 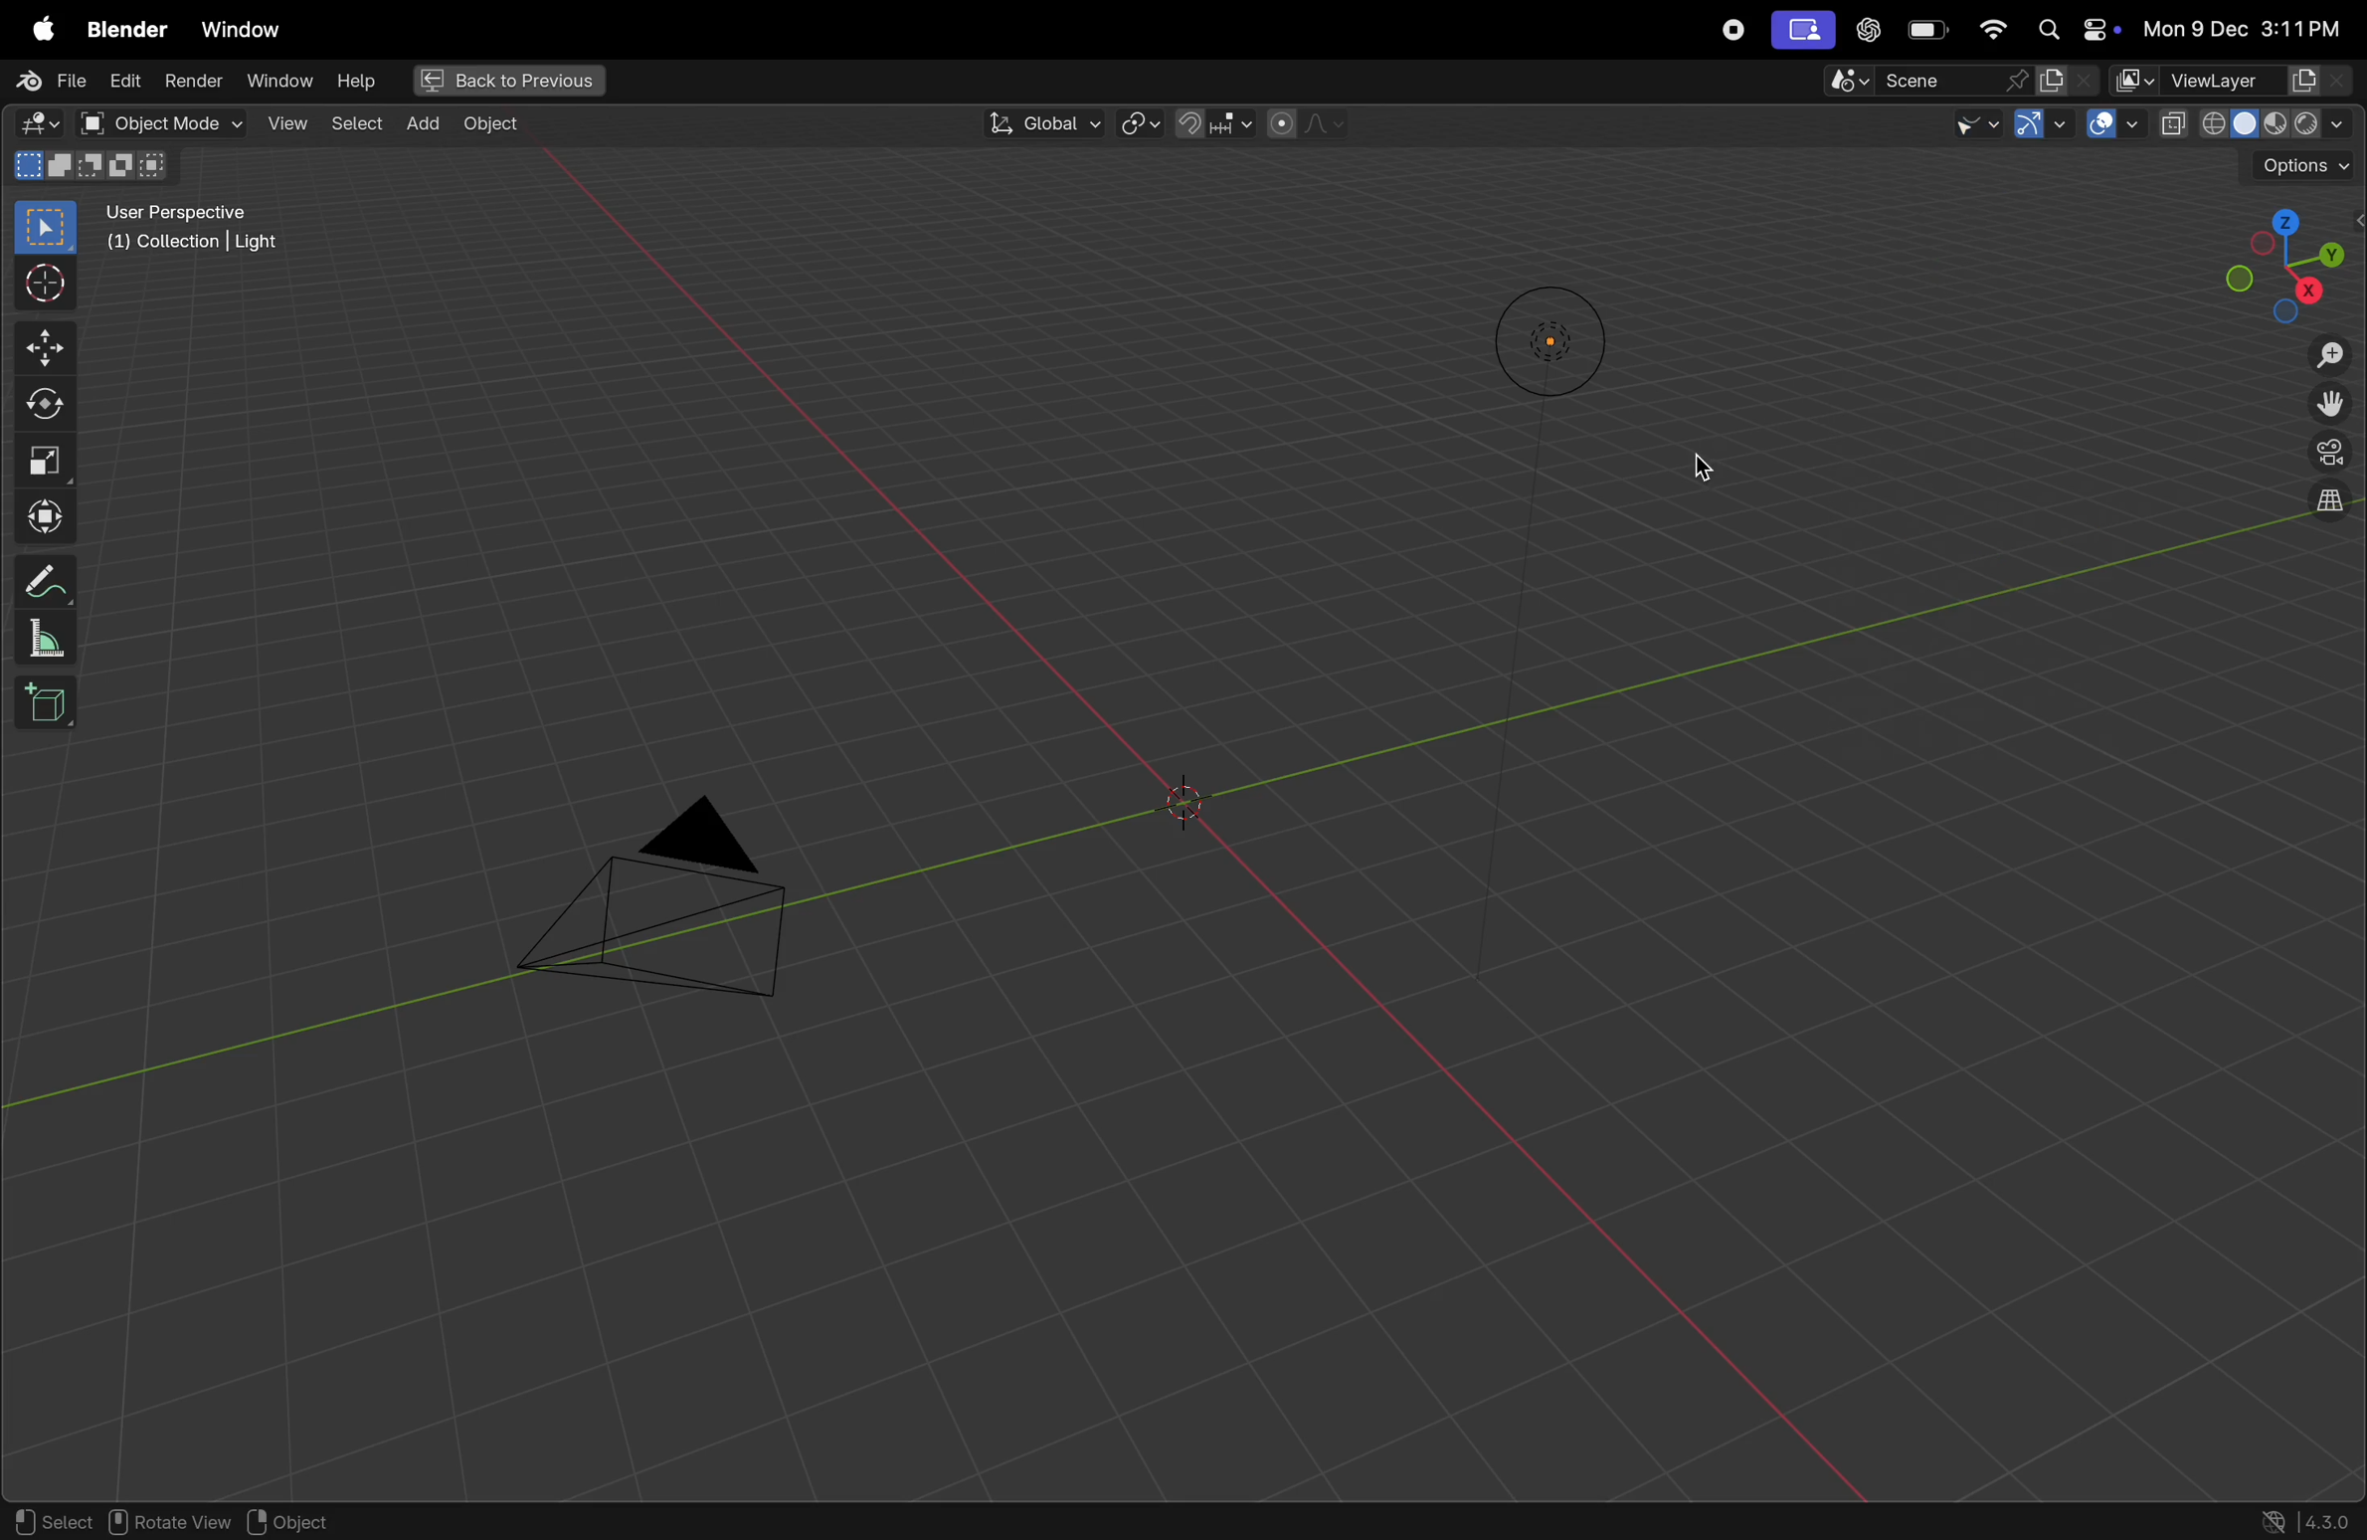 What do you see at coordinates (286, 126) in the screenshot?
I see `view` at bounding box center [286, 126].